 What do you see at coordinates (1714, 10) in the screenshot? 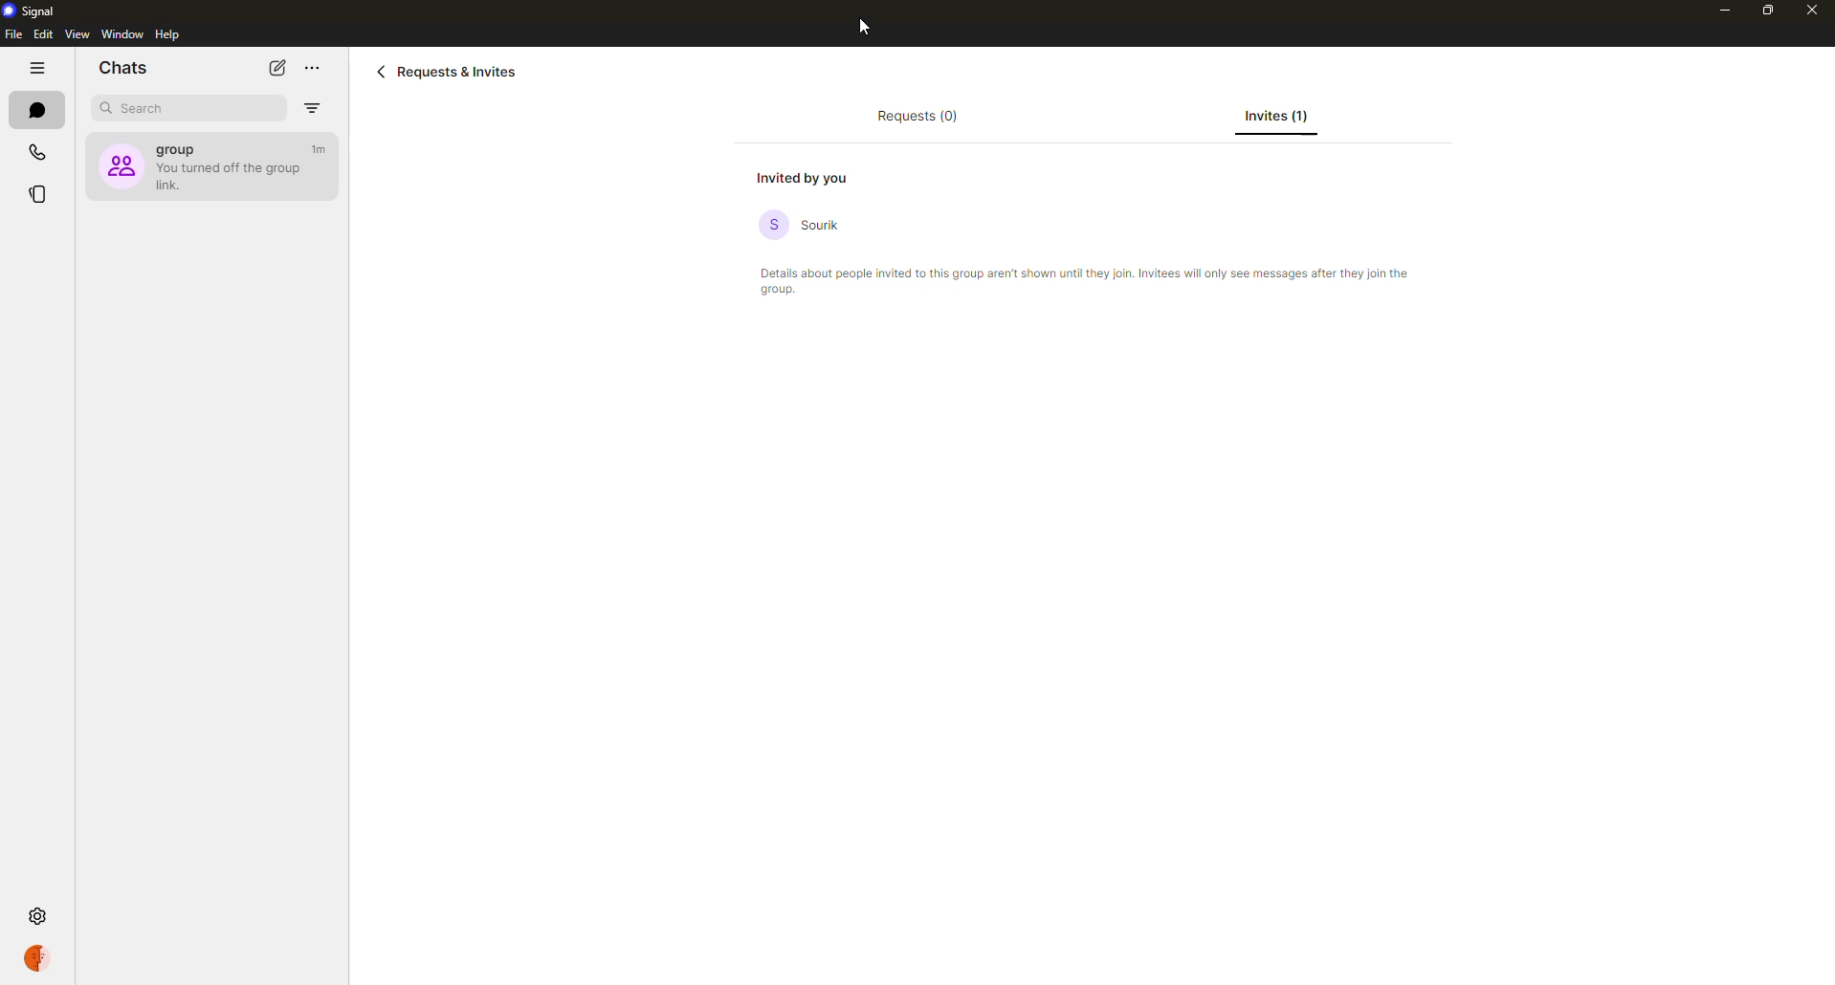
I see `minimize` at bounding box center [1714, 10].